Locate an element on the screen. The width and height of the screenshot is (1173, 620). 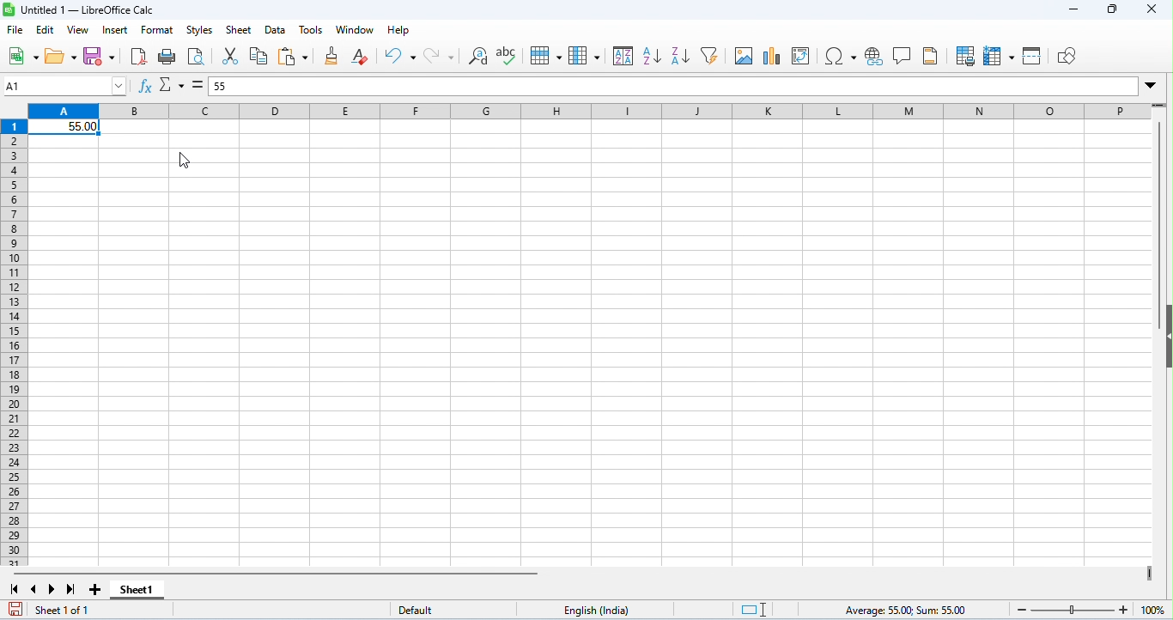
minimize is located at coordinates (1071, 11).